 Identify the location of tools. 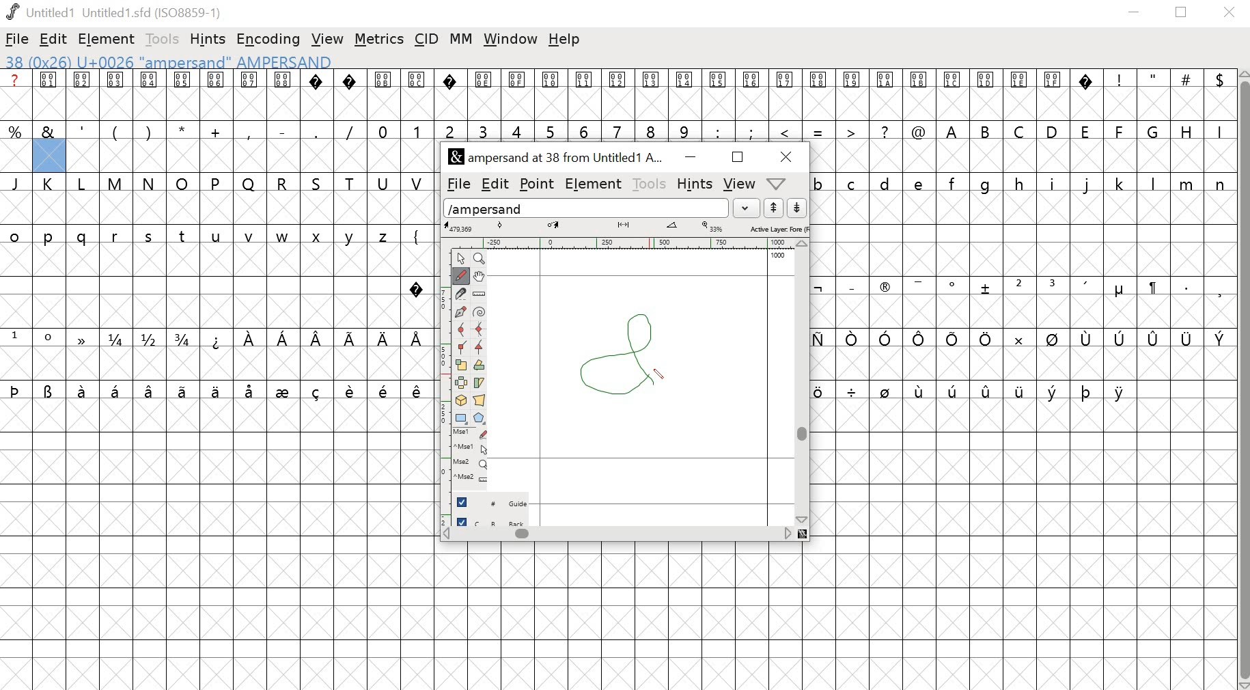
(159, 38).